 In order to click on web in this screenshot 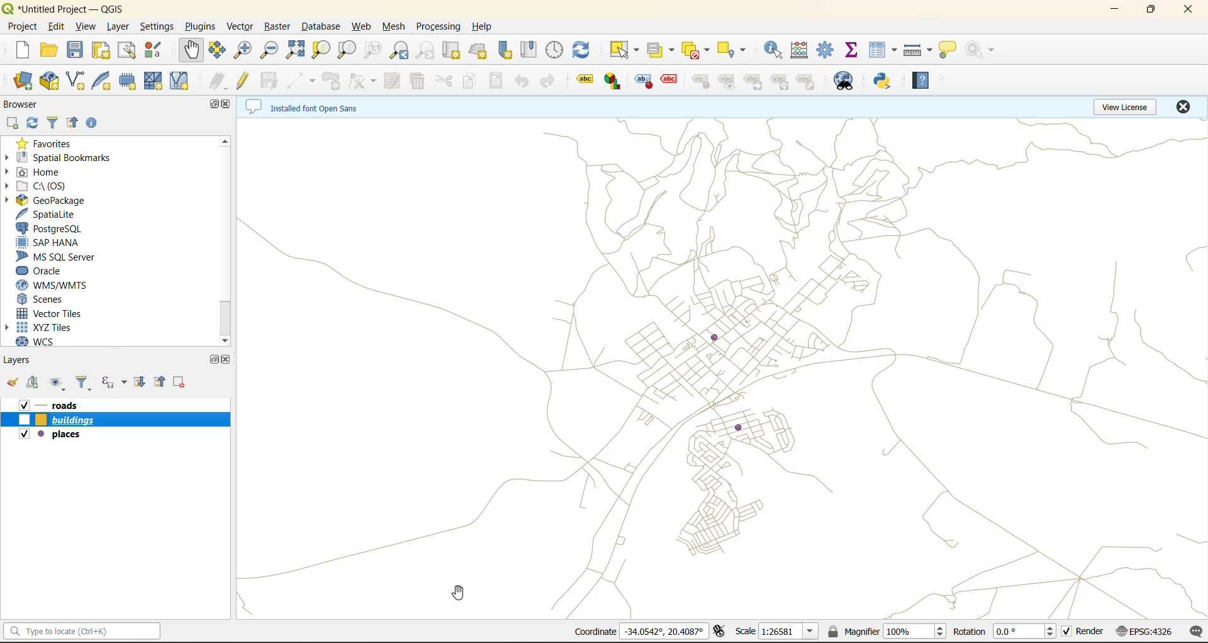, I will do `click(363, 28)`.